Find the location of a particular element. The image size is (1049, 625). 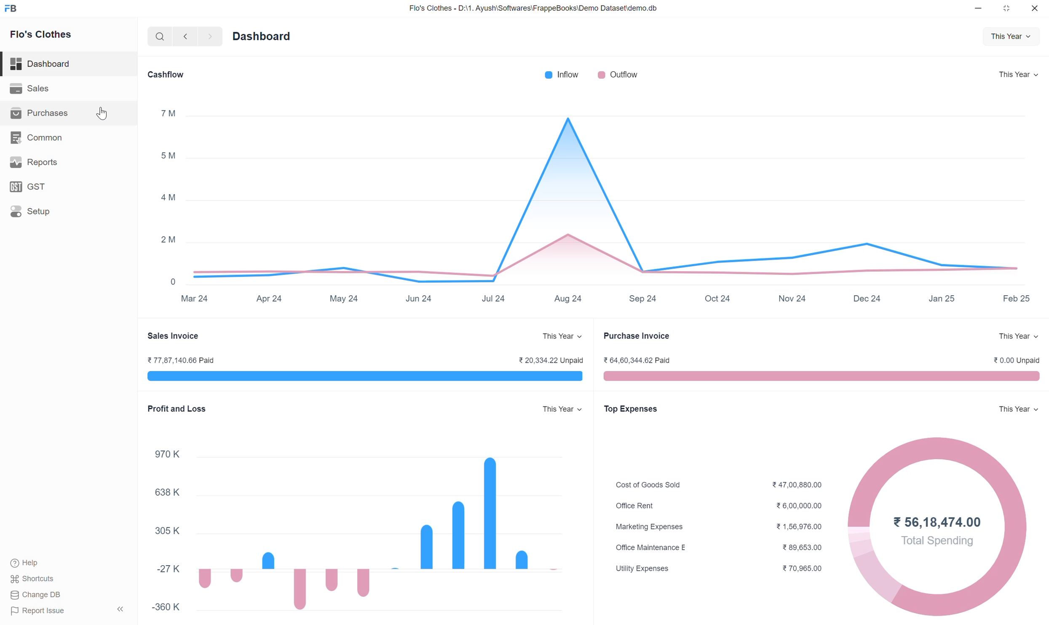

7 M is located at coordinates (168, 113).